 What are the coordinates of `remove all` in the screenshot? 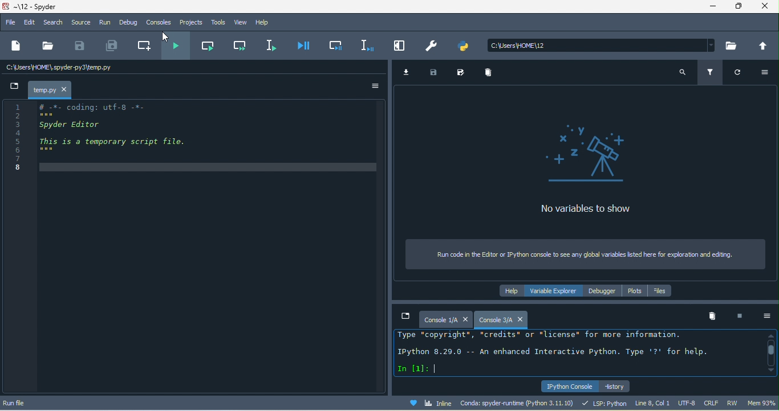 It's located at (713, 318).